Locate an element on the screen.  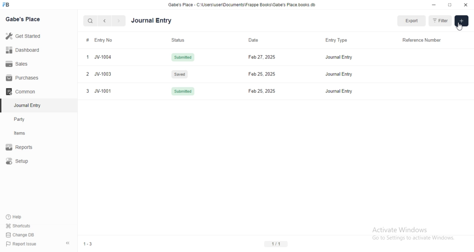
Get Started is located at coordinates (25, 36).